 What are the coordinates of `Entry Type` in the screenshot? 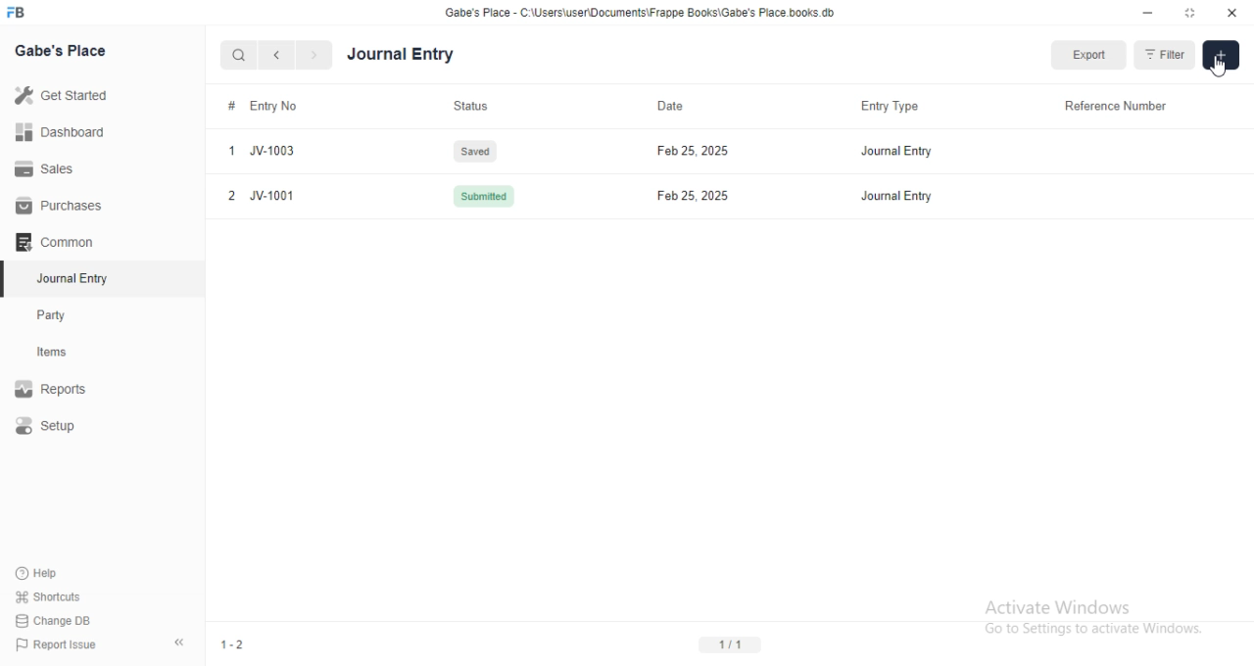 It's located at (892, 105).